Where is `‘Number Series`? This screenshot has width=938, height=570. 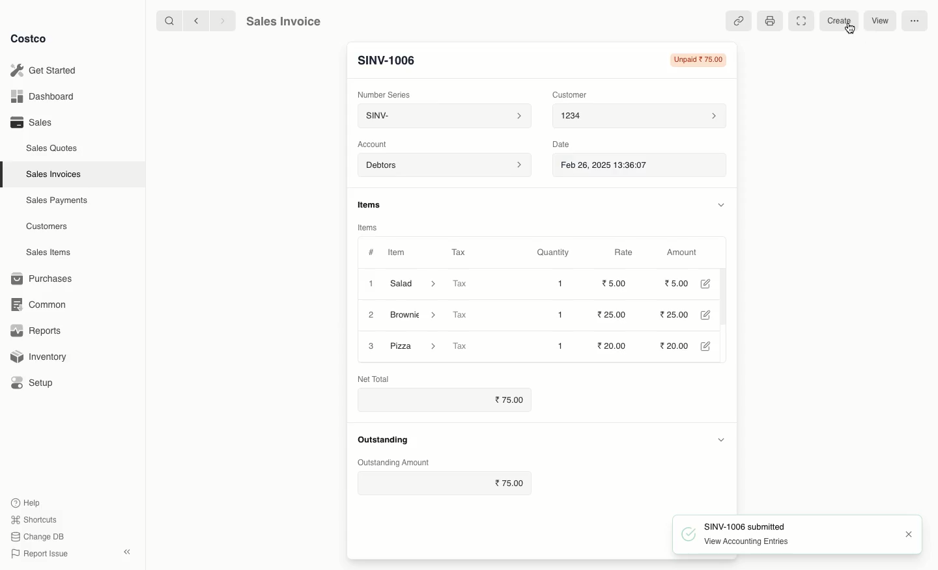 ‘Number Series is located at coordinates (382, 95).